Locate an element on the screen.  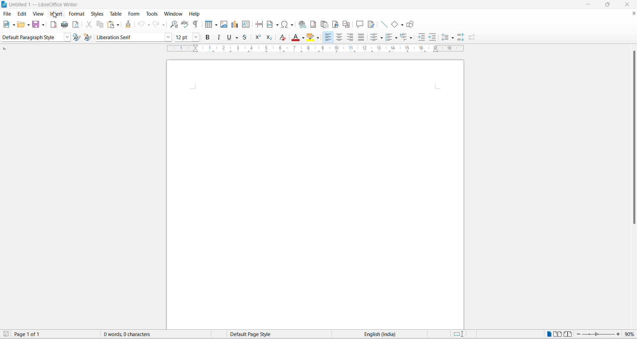
find and replace is located at coordinates (173, 25).